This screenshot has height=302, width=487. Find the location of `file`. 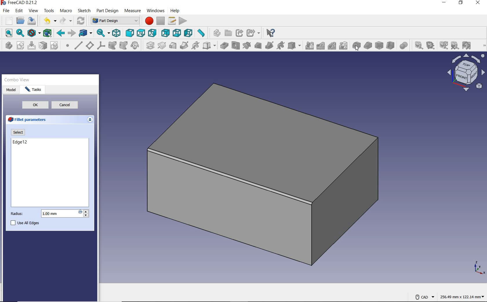

file is located at coordinates (7, 11).